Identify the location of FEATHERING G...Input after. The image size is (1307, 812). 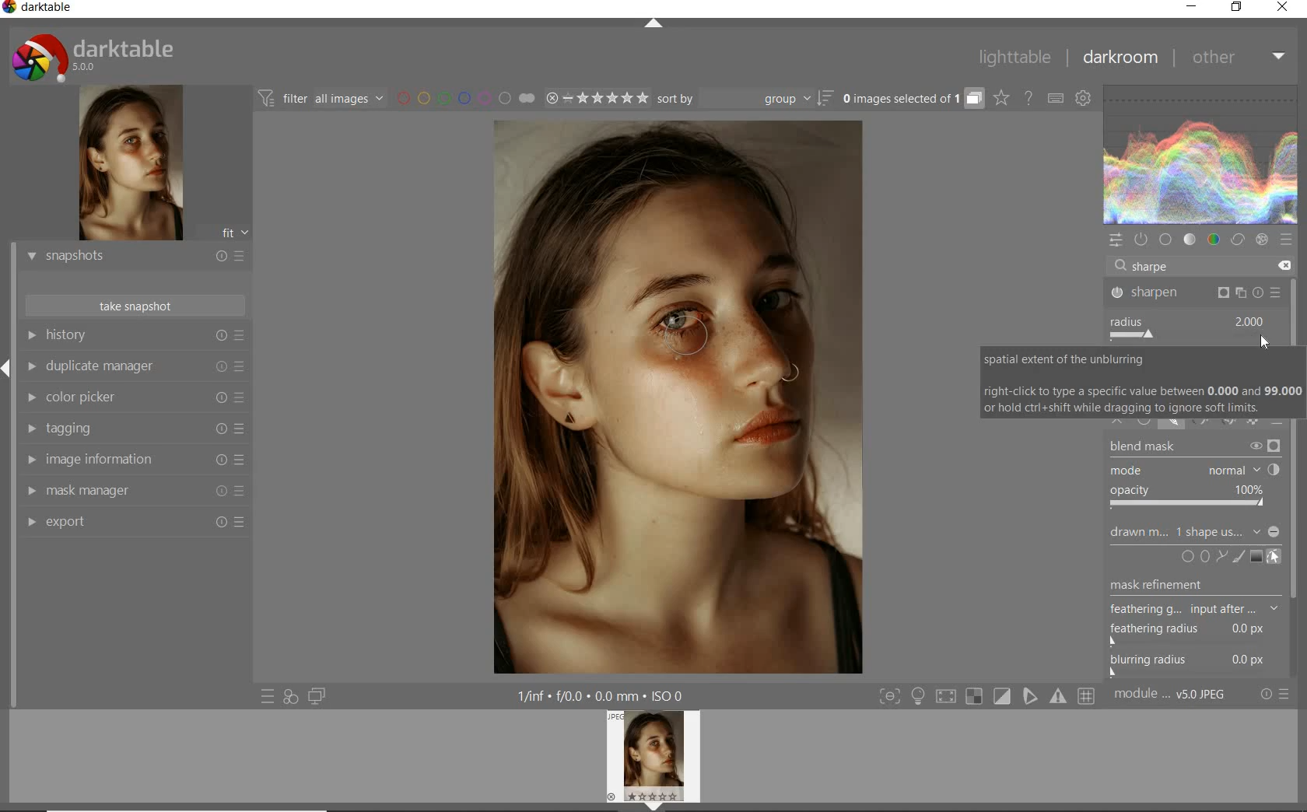
(1181, 607).